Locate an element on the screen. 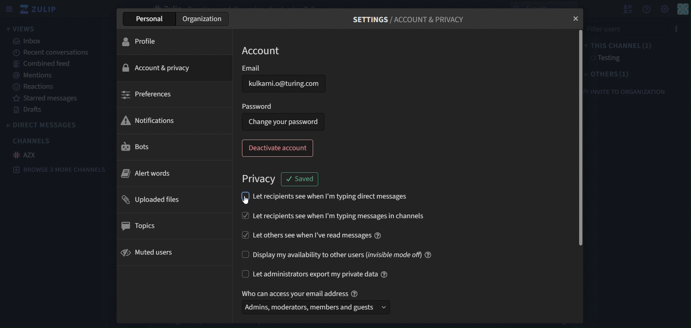 The height and width of the screenshot is (328, 691). let recipients see when I've read messages is located at coordinates (316, 234).